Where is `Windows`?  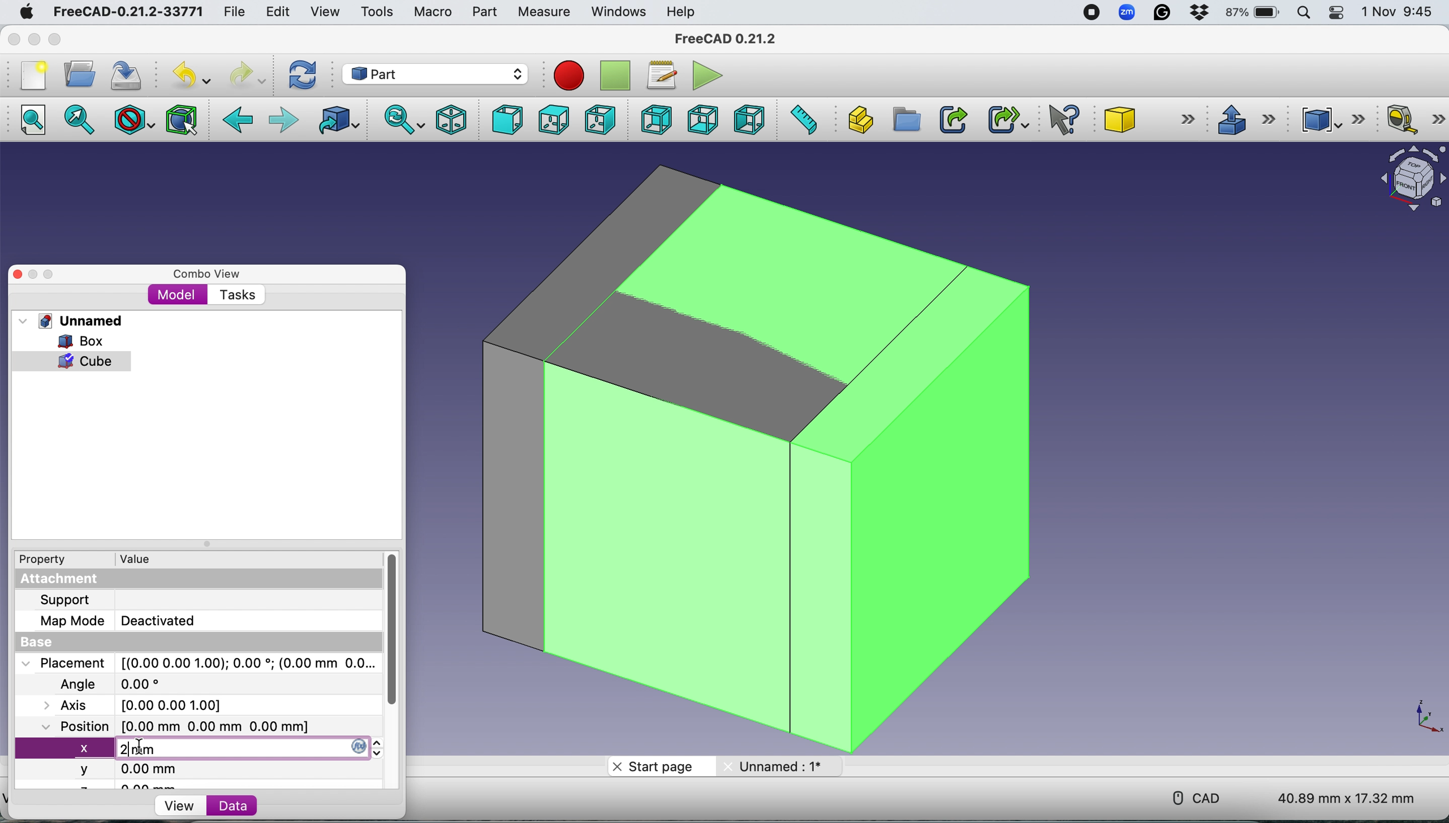
Windows is located at coordinates (619, 12).